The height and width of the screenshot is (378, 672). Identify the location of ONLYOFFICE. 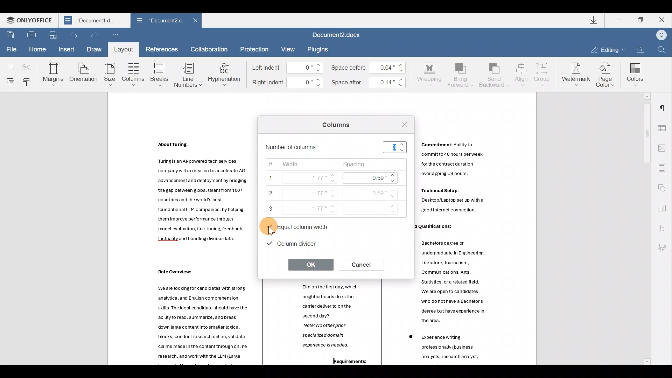
(31, 22).